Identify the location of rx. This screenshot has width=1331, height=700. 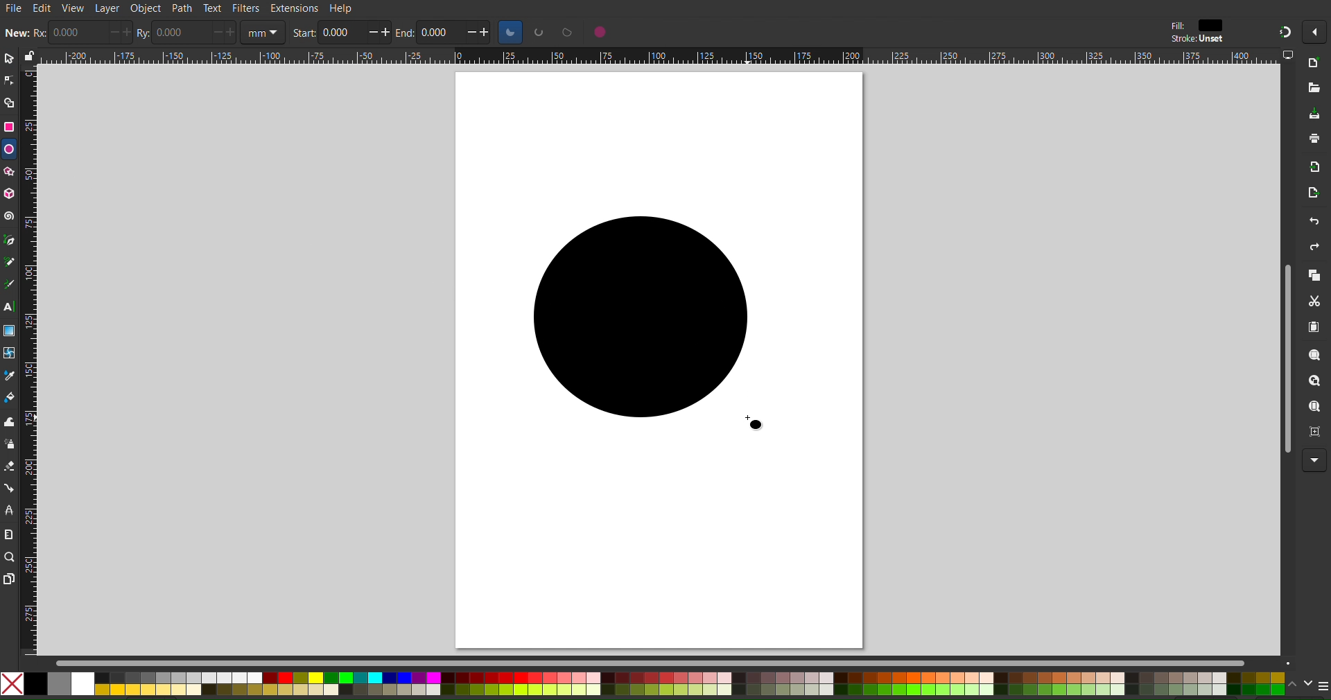
(39, 33).